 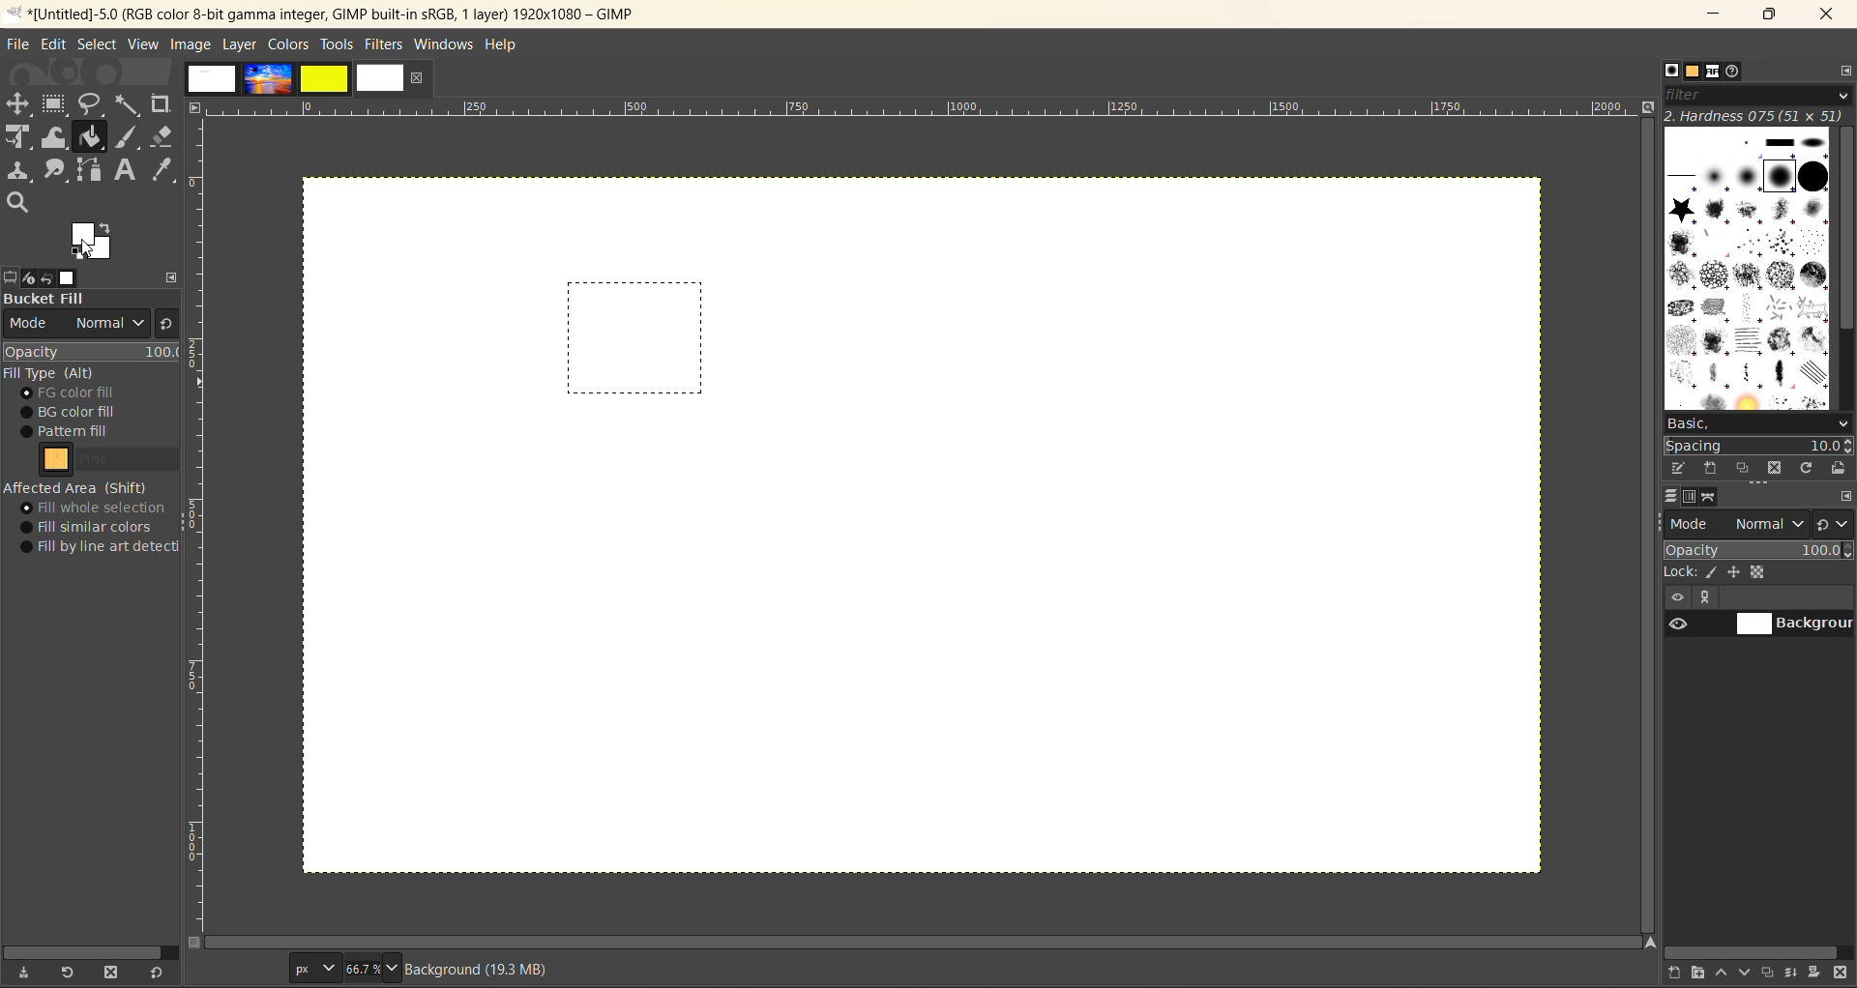 I want to click on more, so click(x=1711, y=598).